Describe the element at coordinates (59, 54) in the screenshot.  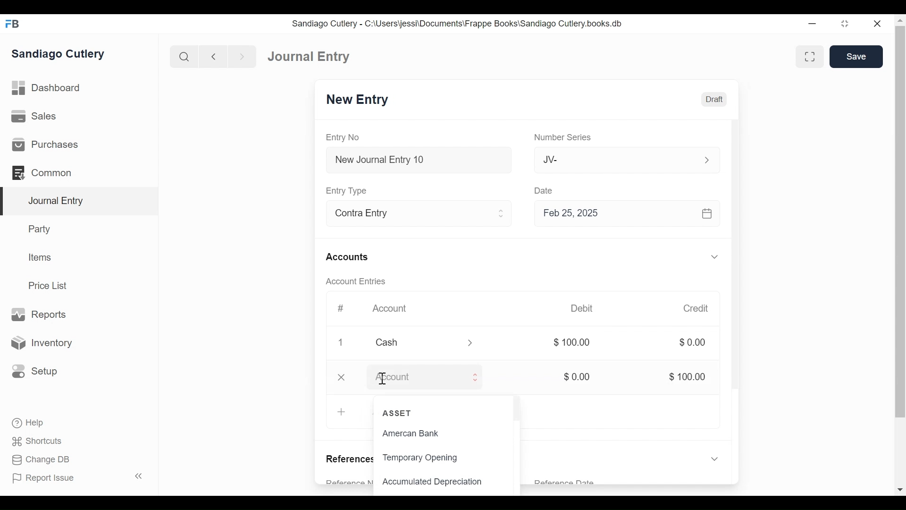
I see `Sandiago Cutlery` at that location.